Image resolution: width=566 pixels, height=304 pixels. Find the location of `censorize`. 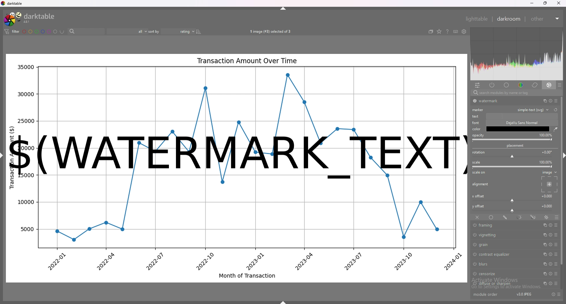

censorize is located at coordinates (502, 273).